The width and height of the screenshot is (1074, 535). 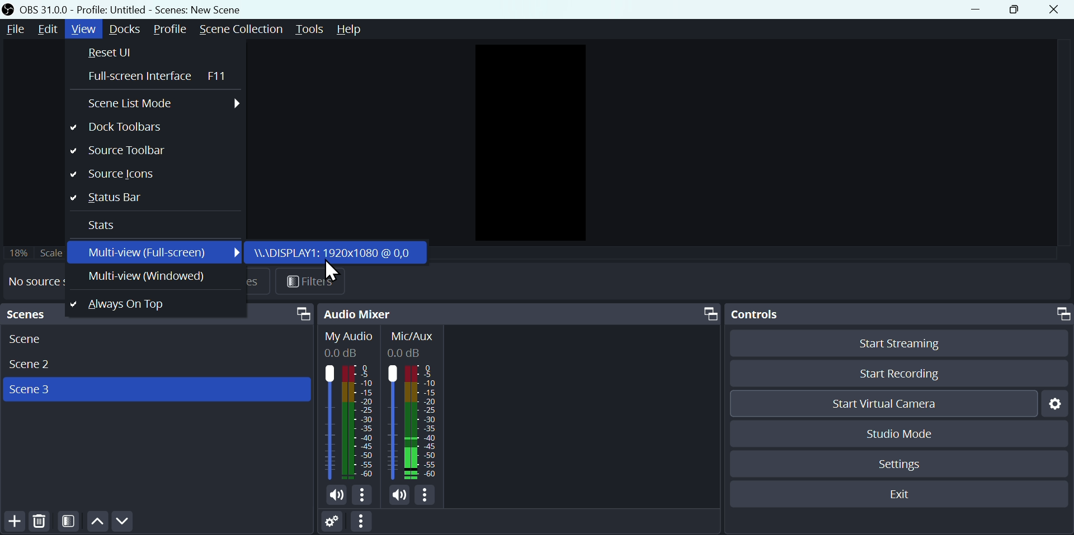 What do you see at coordinates (331, 270) in the screenshot?
I see `Cursor` at bounding box center [331, 270].